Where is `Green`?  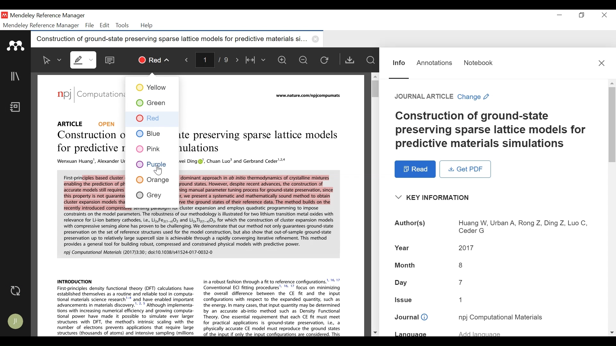
Green is located at coordinates (150, 103).